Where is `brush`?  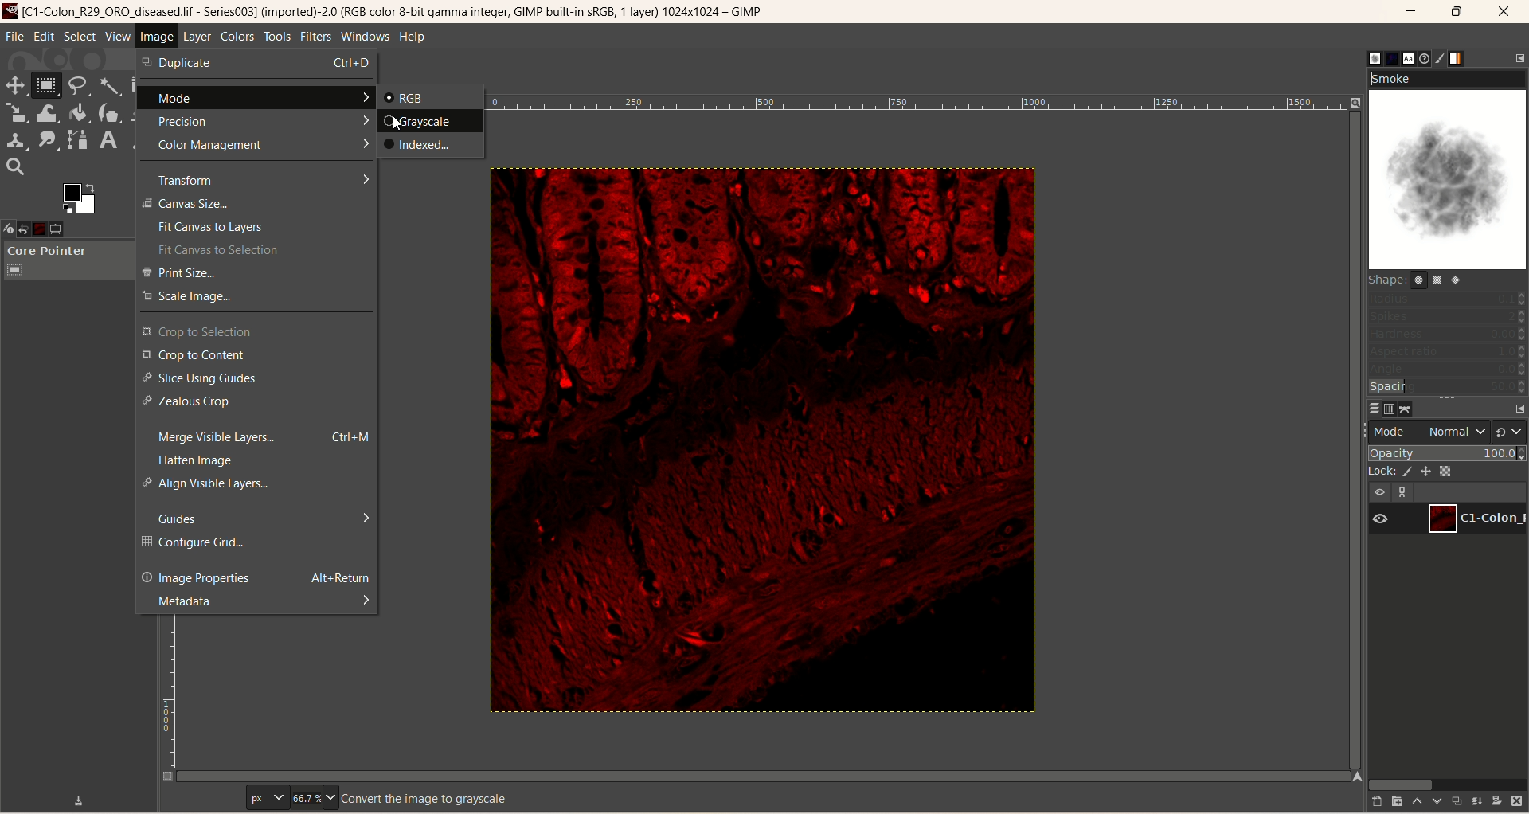
brush is located at coordinates (1375, 59).